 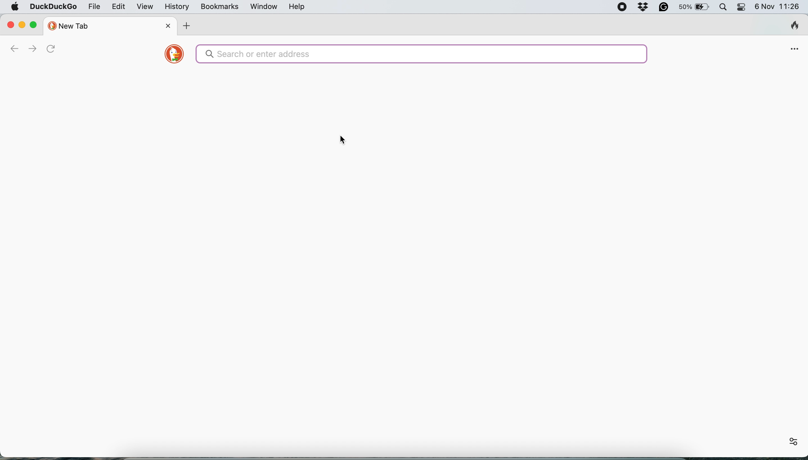 I want to click on dropbox, so click(x=640, y=7).